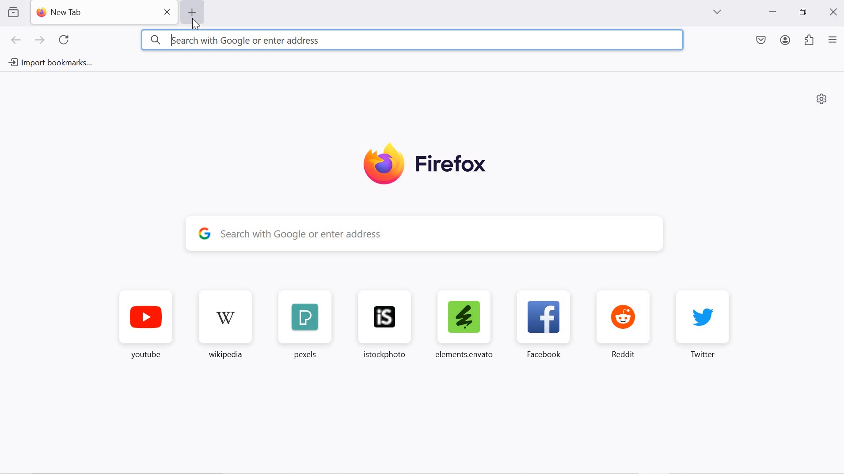 The width and height of the screenshot is (844, 474). I want to click on go back, so click(17, 41).